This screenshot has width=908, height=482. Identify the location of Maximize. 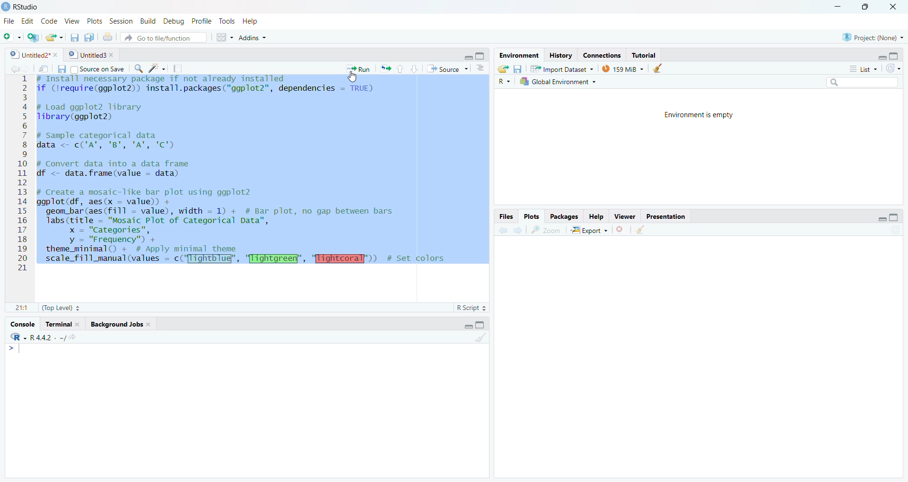
(895, 218).